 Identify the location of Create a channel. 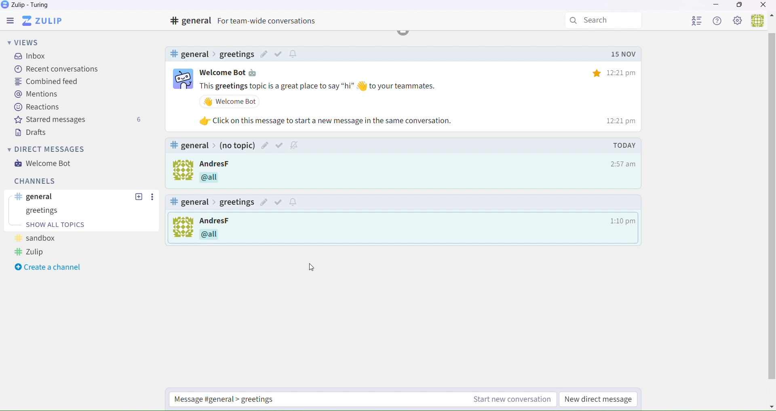
(50, 268).